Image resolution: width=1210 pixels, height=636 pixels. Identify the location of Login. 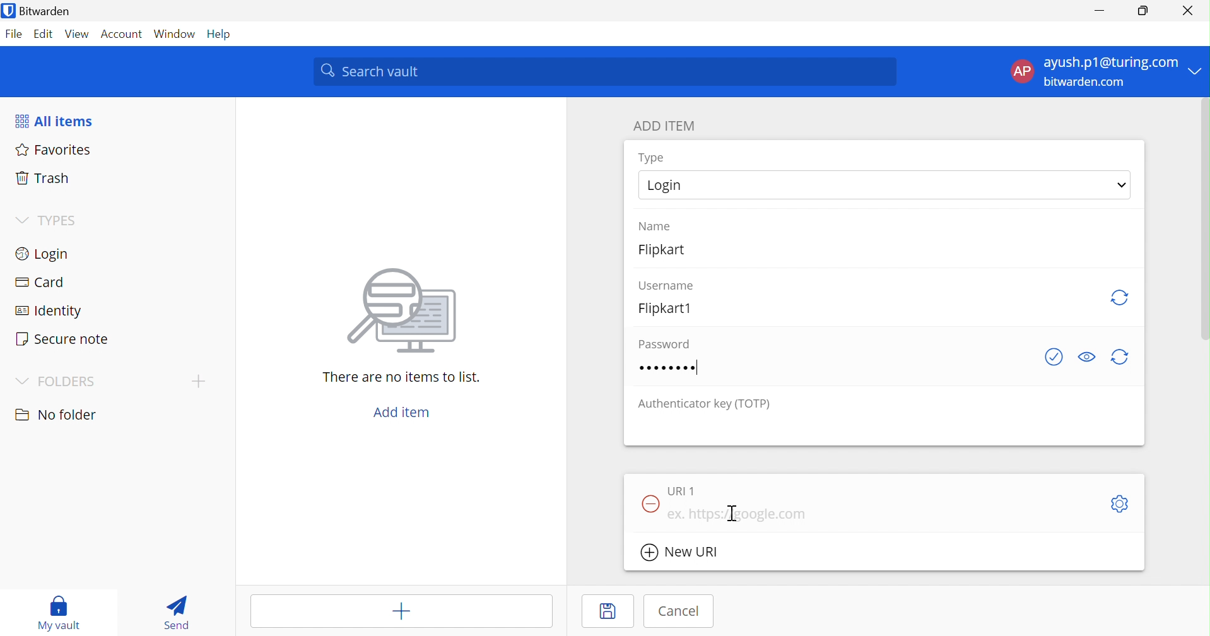
(45, 256).